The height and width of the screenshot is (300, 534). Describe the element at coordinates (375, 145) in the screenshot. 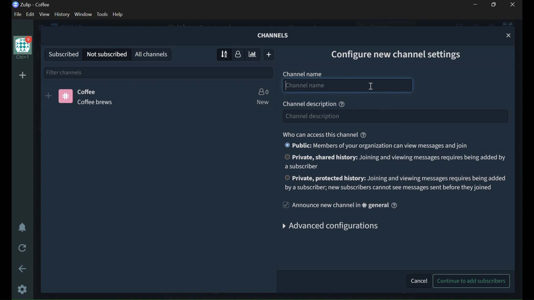

I see `public: Members of your organisation can view messages and join` at that location.